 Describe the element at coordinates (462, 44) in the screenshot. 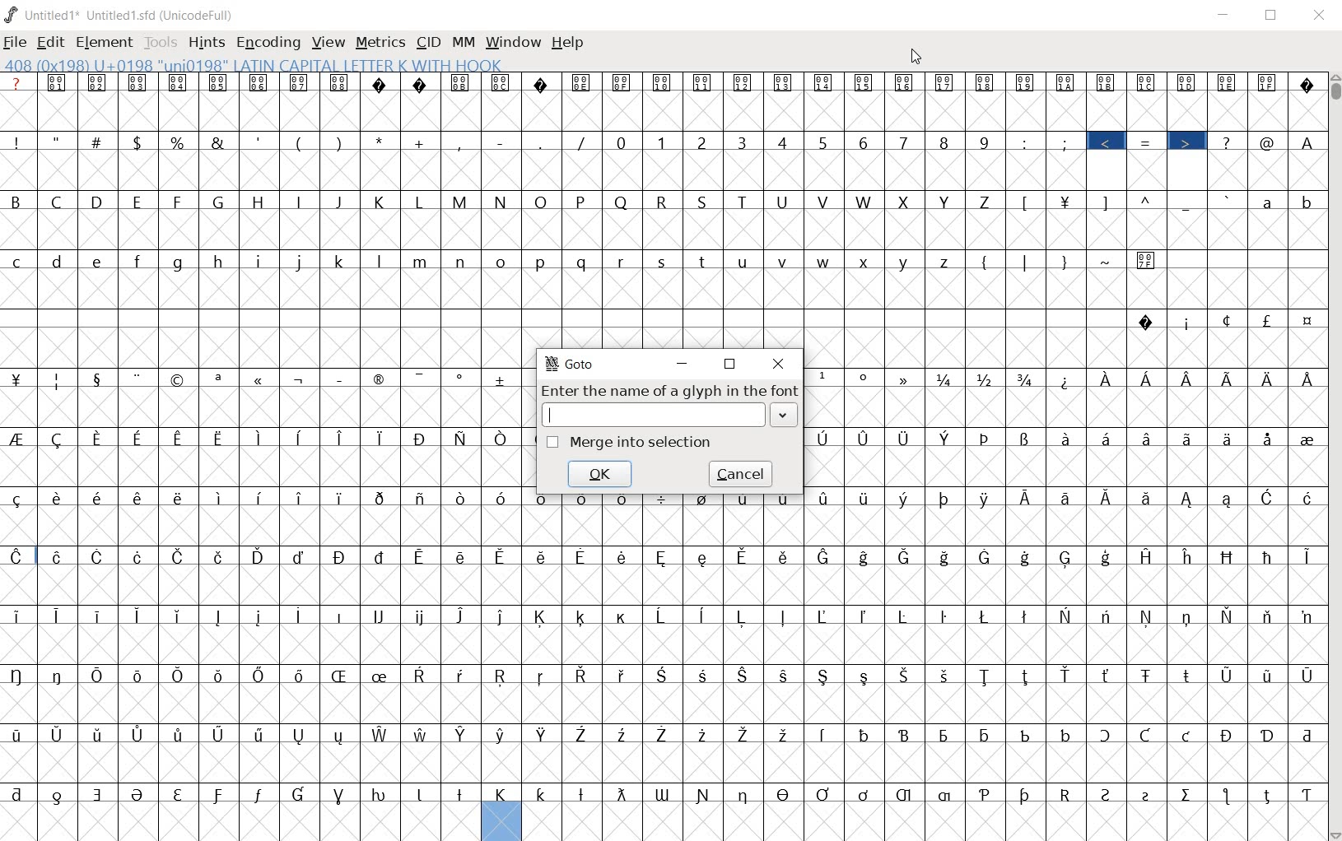

I see `mm` at that location.